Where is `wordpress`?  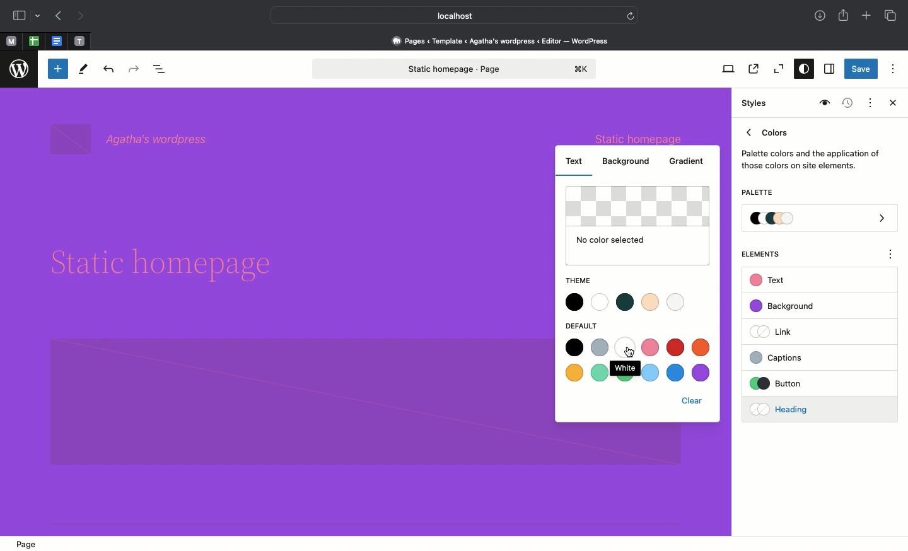 wordpress is located at coordinates (20, 69).